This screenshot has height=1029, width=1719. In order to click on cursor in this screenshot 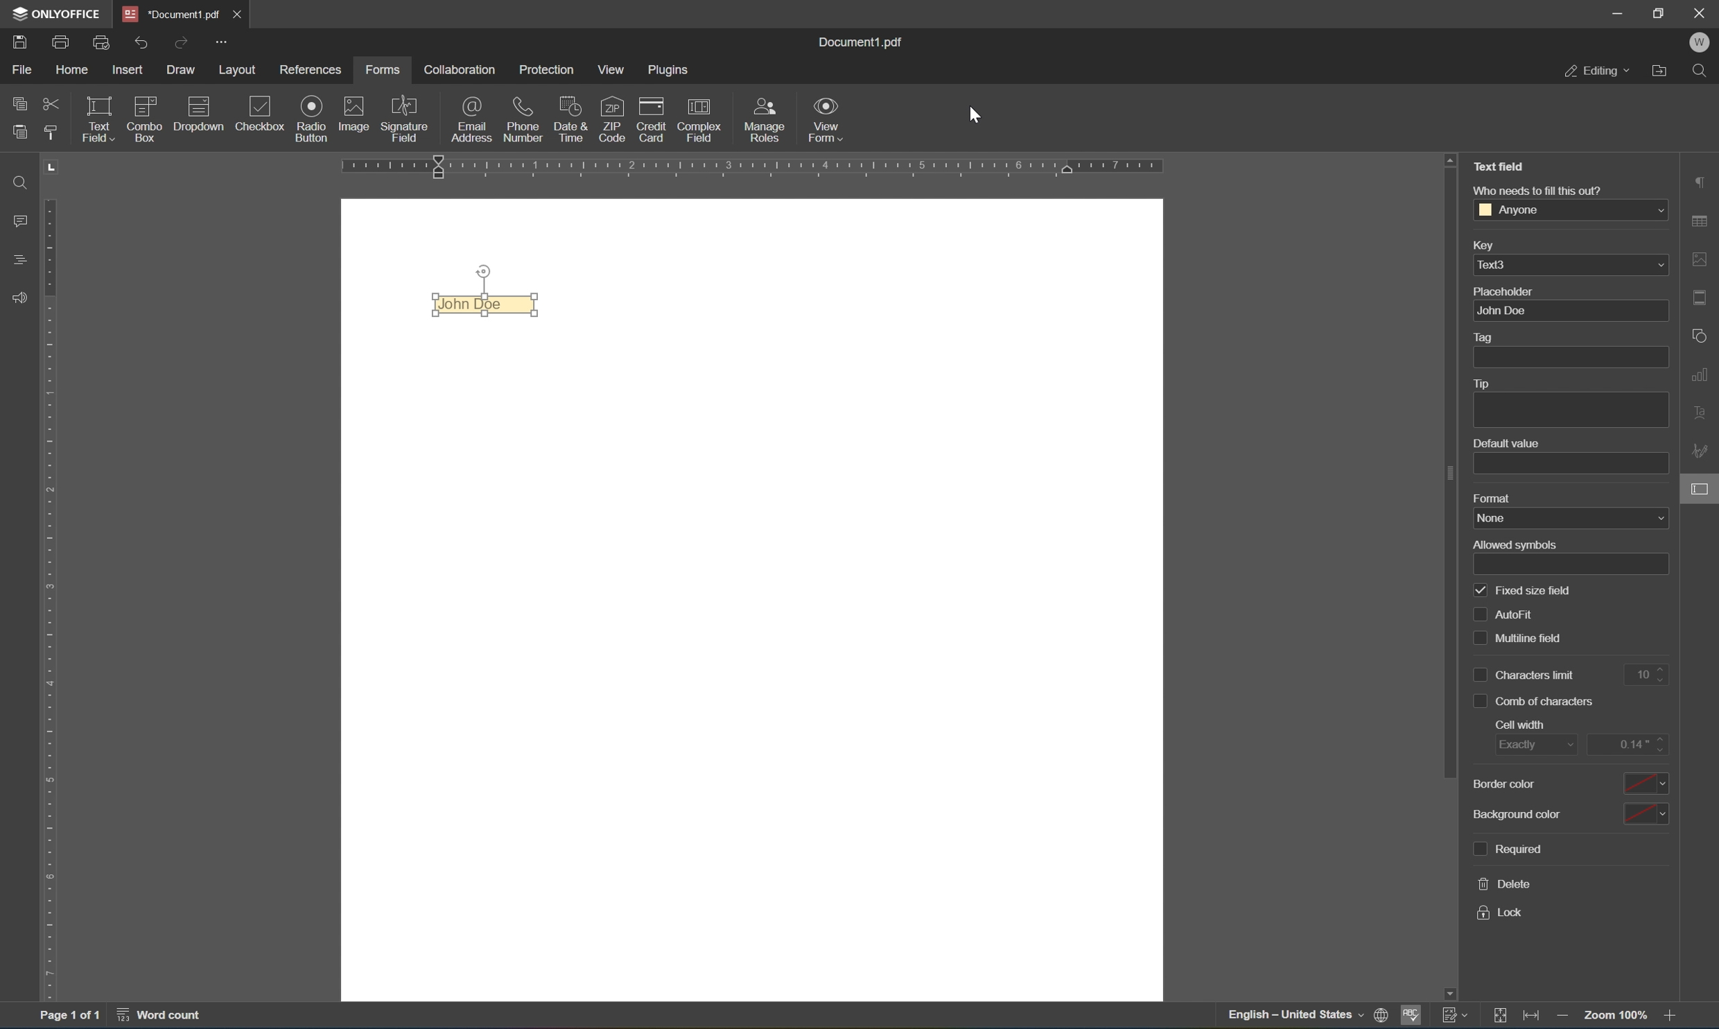, I will do `click(975, 114)`.